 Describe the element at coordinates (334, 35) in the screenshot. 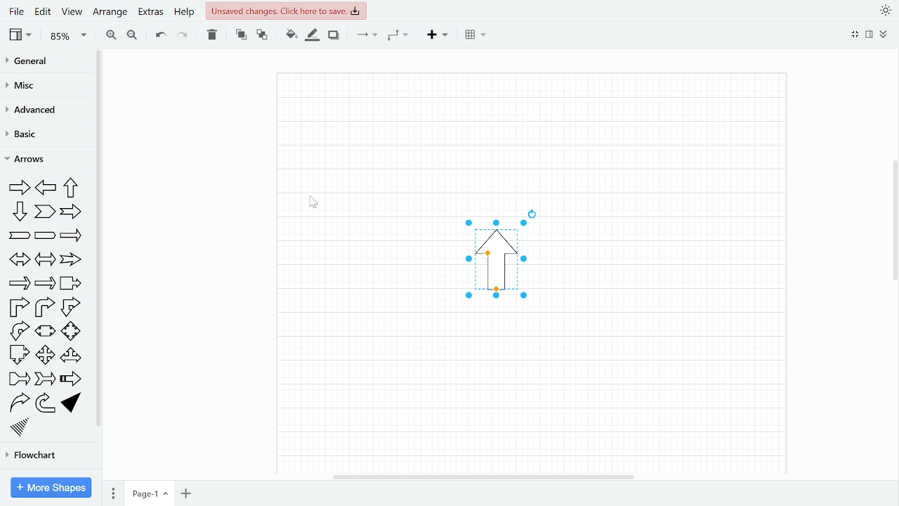

I see `Shadow` at that location.